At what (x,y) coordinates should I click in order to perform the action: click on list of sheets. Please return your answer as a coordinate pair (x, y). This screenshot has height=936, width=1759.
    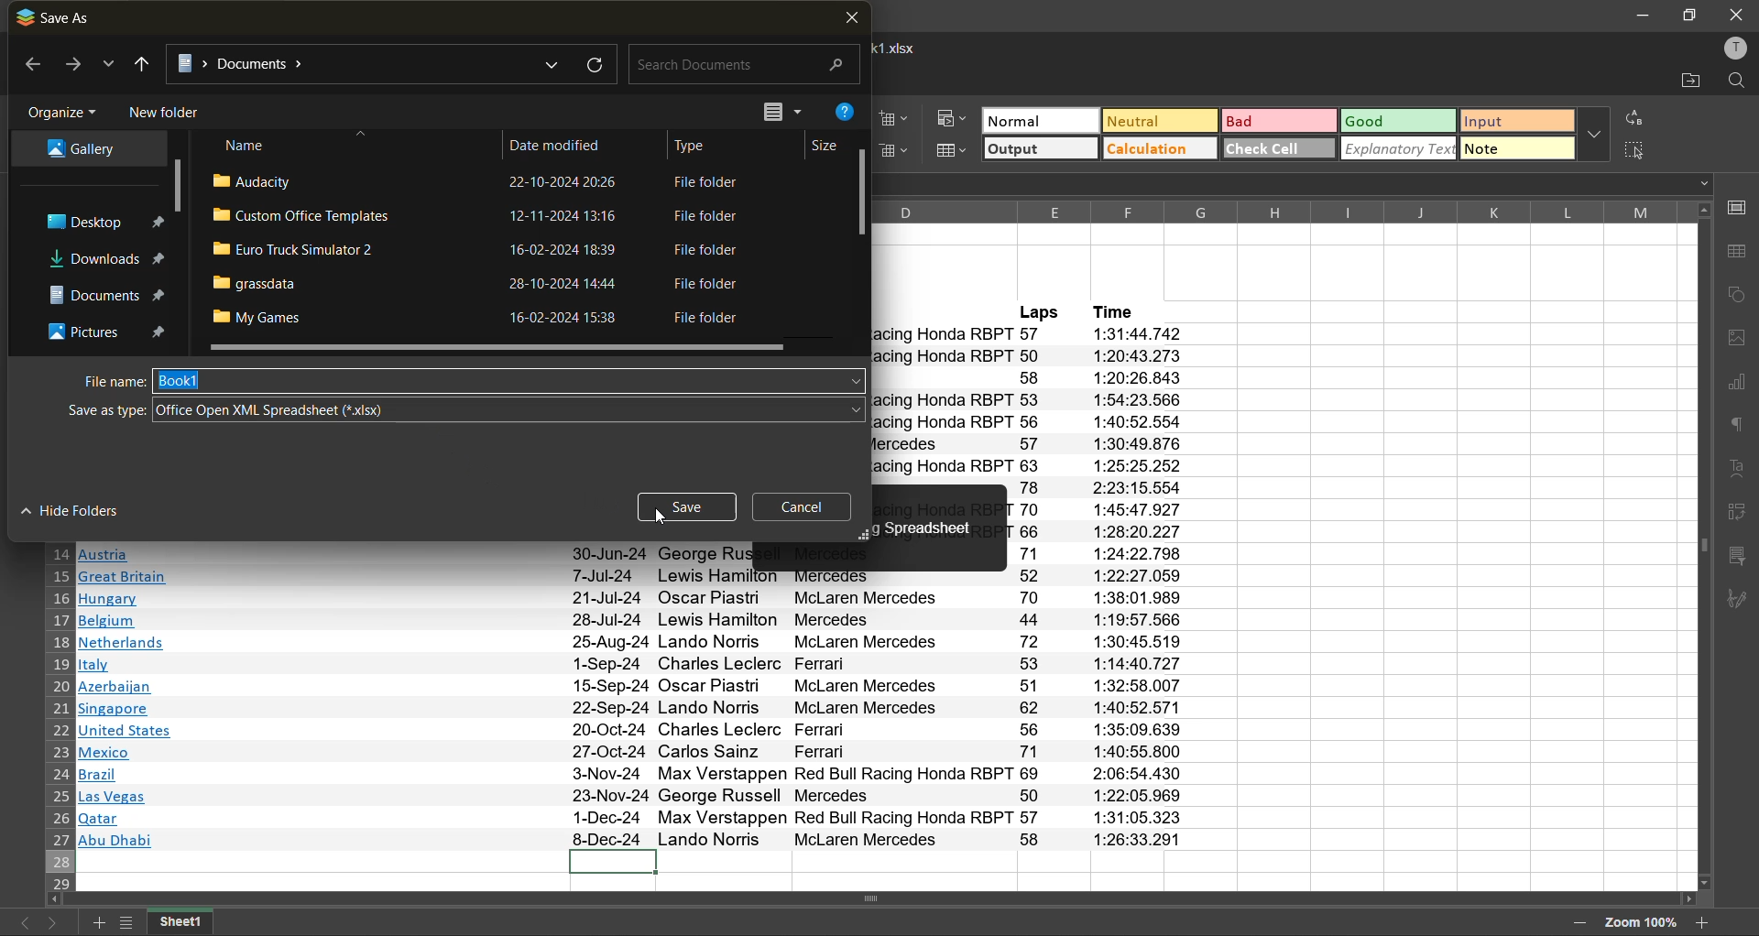
    Looking at the image, I should click on (128, 923).